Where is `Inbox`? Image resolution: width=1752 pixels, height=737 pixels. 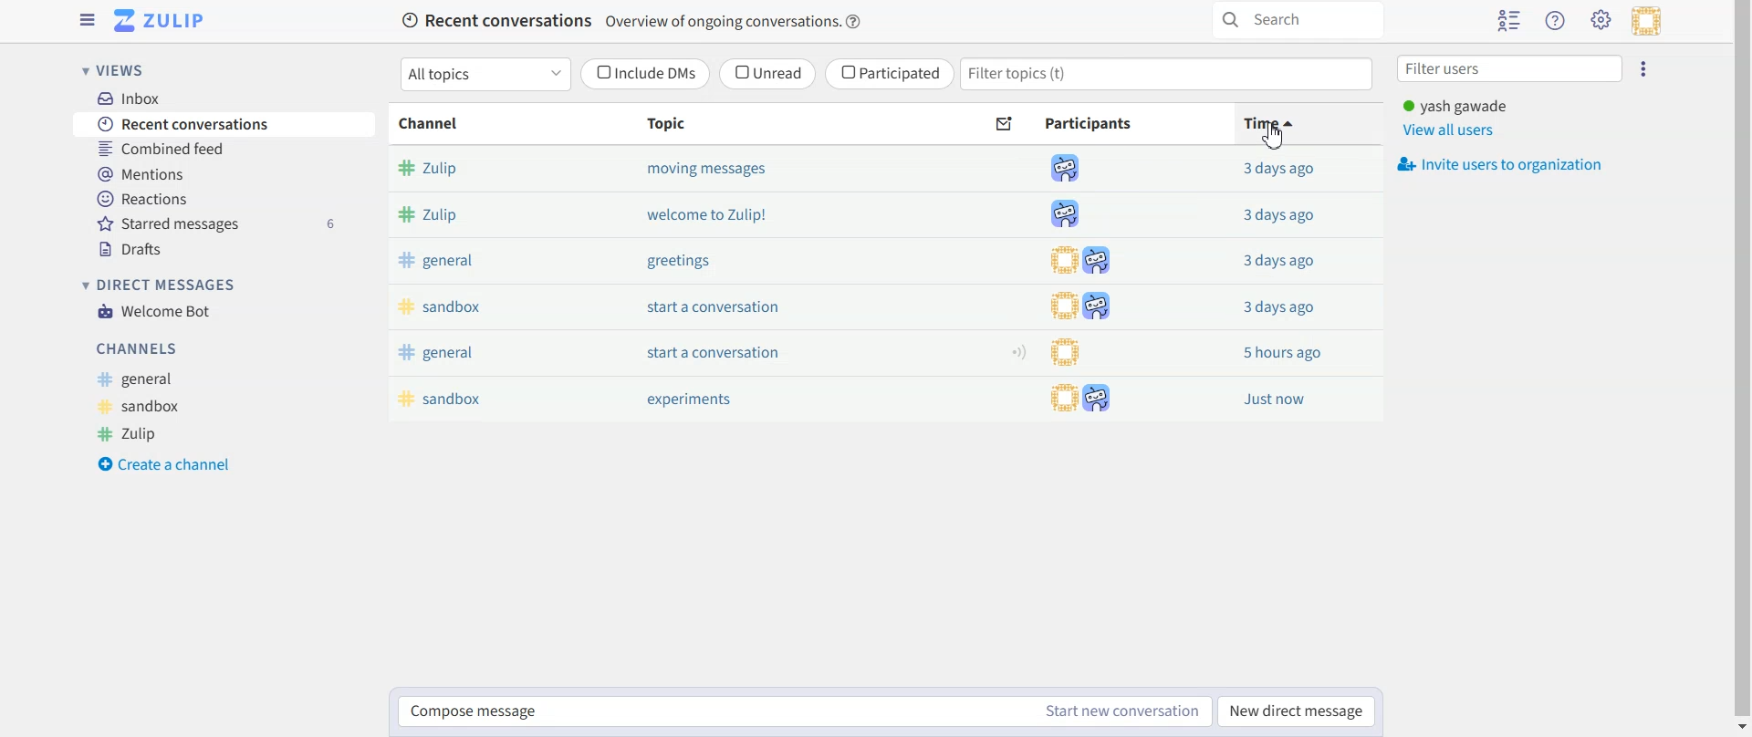 Inbox is located at coordinates (224, 98).